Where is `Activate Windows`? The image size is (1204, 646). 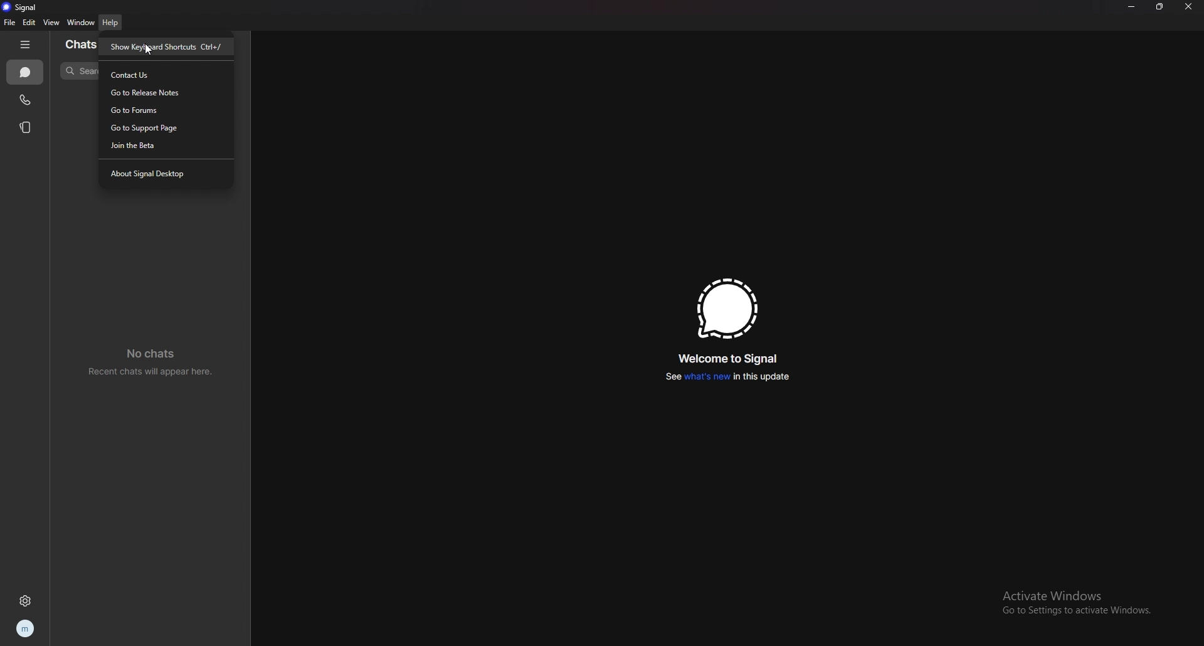 Activate Windows is located at coordinates (1052, 591).